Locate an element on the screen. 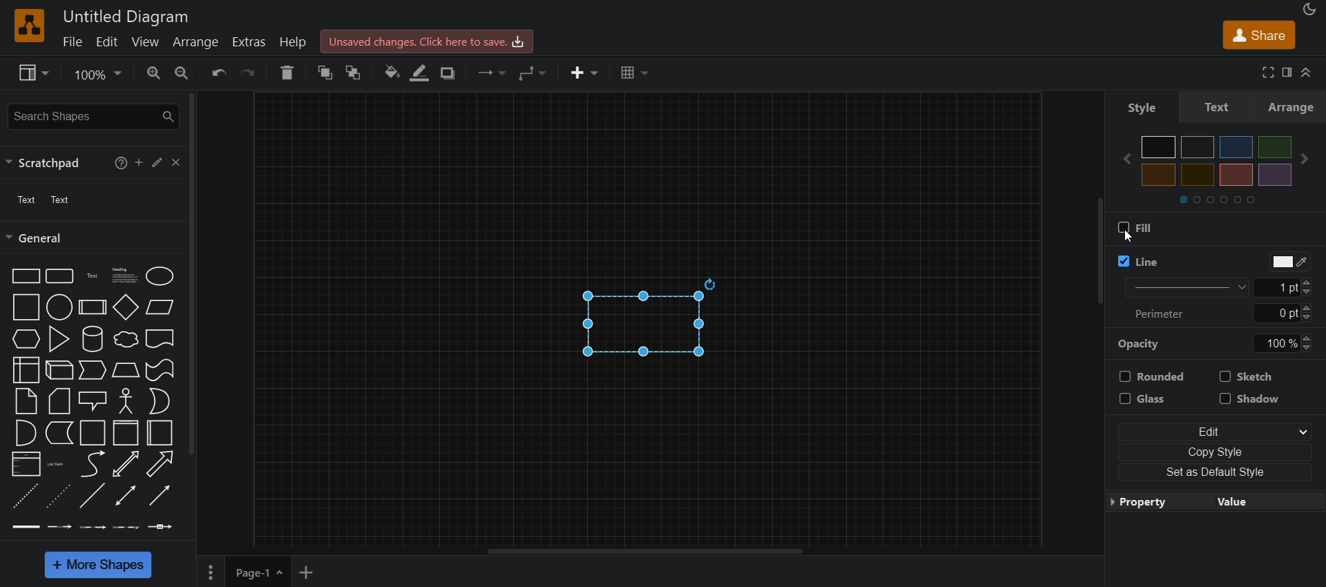 This screenshot has height=587, width=1326. text is located at coordinates (92, 276).